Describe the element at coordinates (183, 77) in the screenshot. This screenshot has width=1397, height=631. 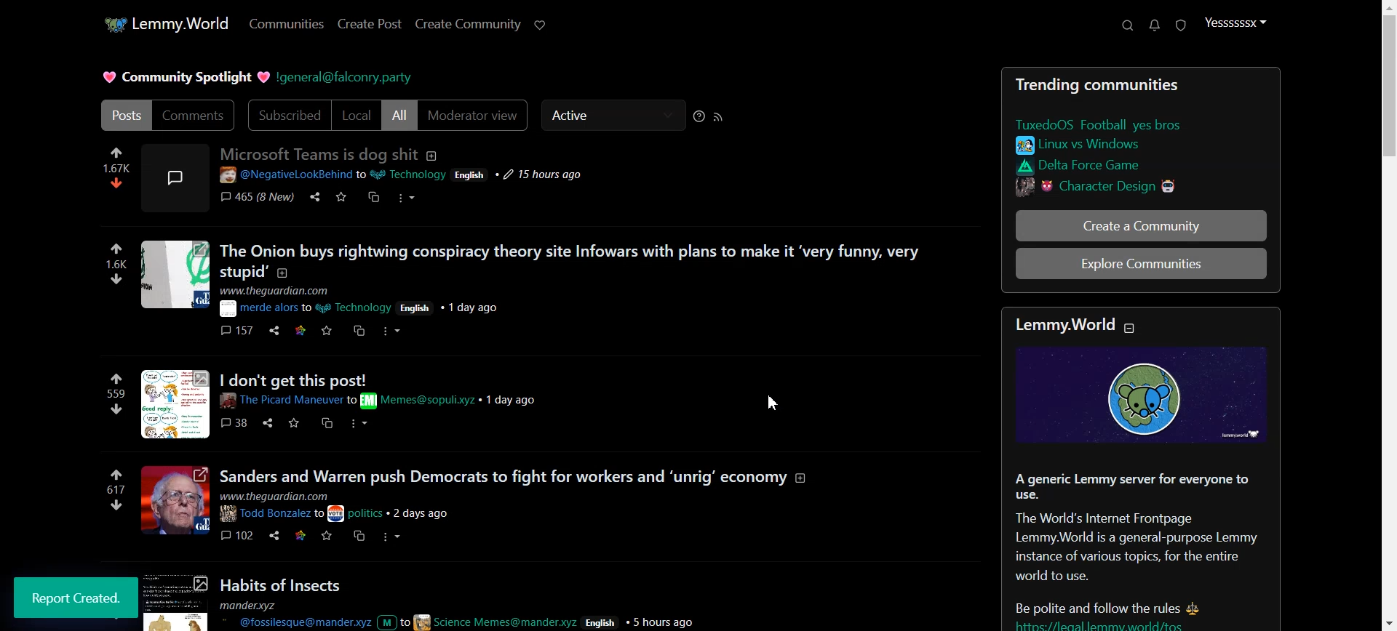
I see `Text` at that location.